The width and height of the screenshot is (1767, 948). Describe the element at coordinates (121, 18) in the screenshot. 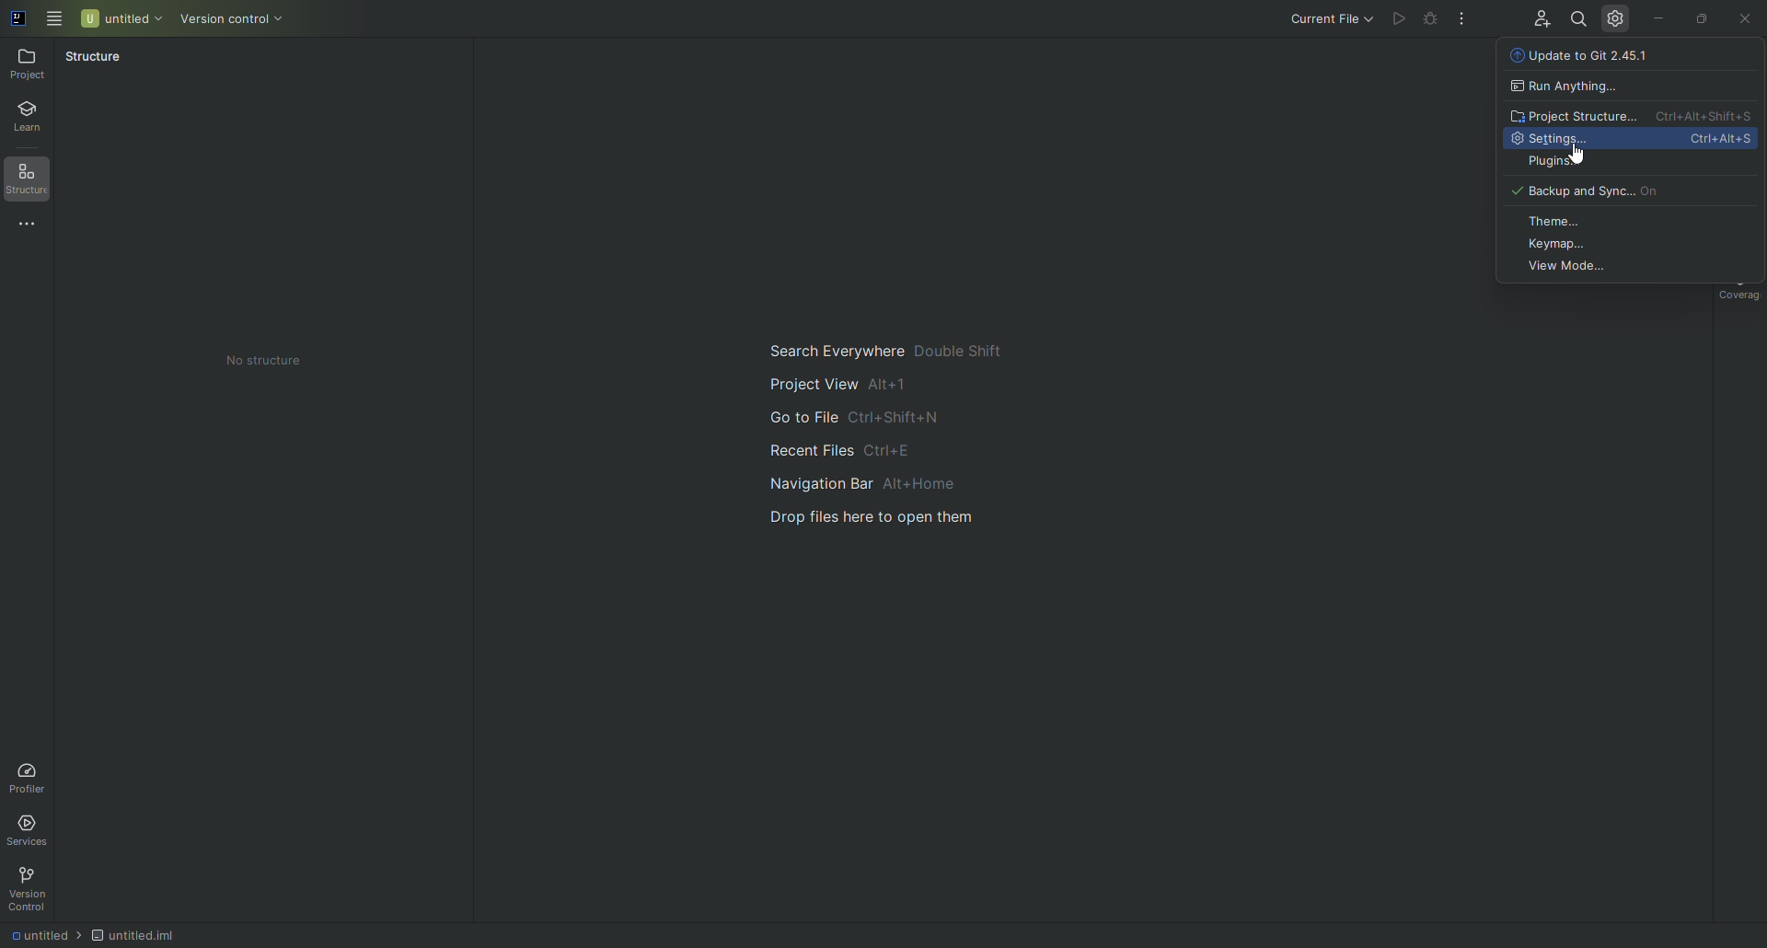

I see `Untitled` at that location.